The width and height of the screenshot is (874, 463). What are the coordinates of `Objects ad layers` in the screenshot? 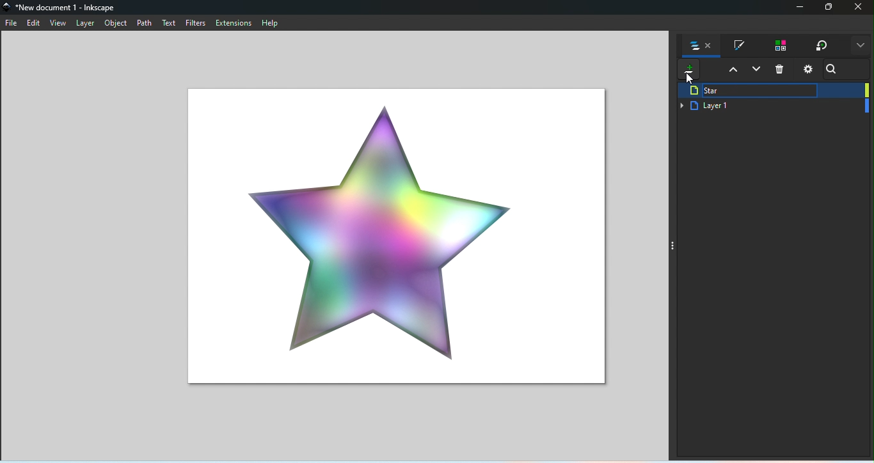 It's located at (703, 47).